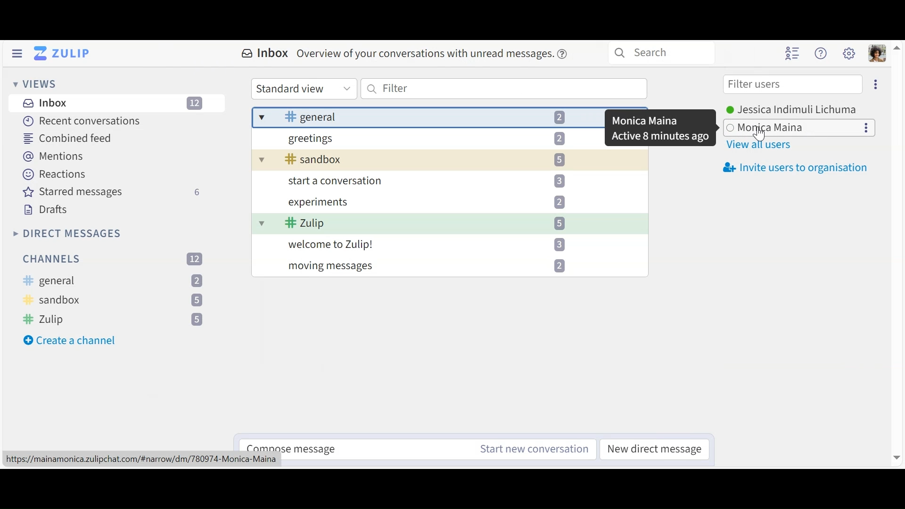  Describe the element at coordinates (146, 460) in the screenshot. I see `url` at that location.